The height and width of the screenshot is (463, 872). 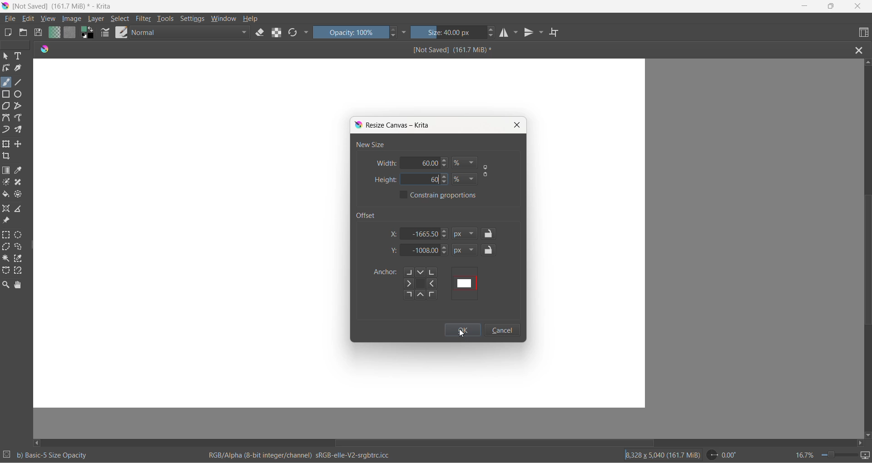 I want to click on blenders mode, so click(x=191, y=34).